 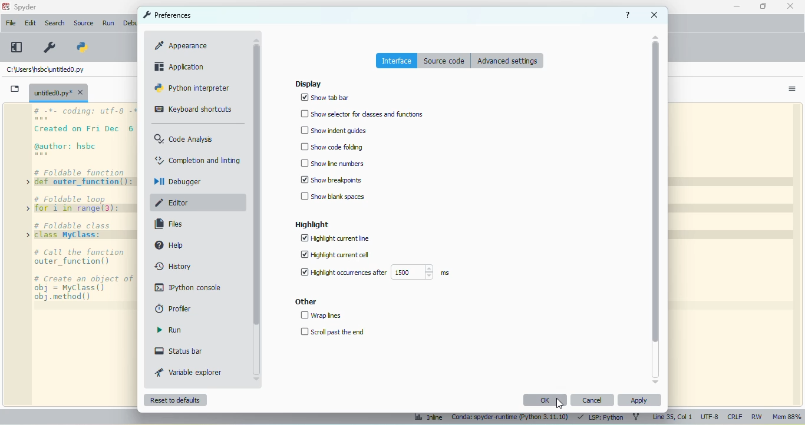 I want to click on files, so click(x=169, y=224).